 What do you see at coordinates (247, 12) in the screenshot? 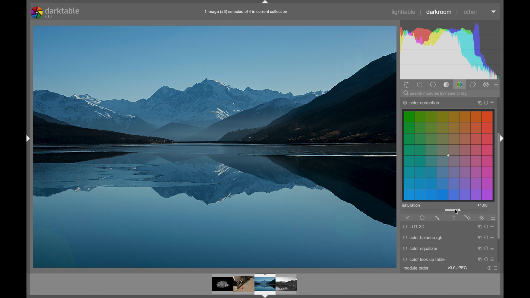
I see `1 image` at bounding box center [247, 12].